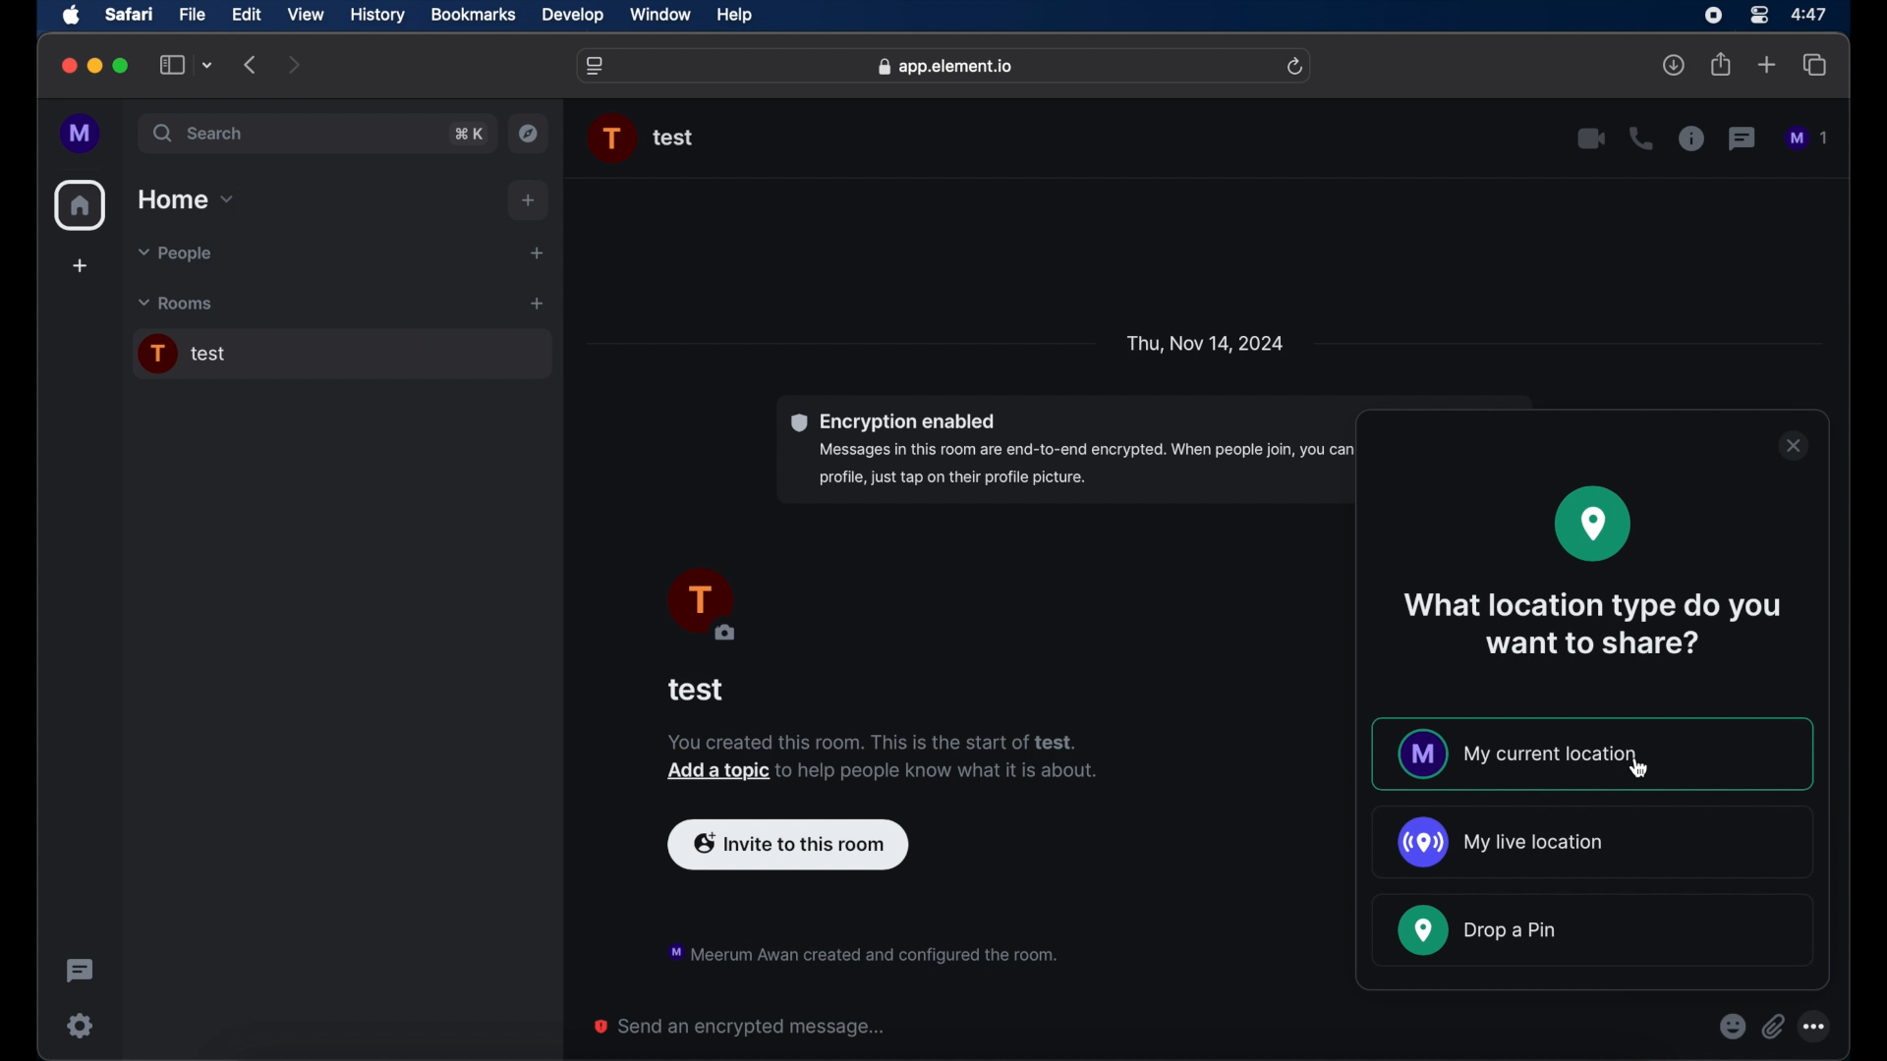 The image size is (1887, 1061). Describe the element at coordinates (1205, 342) in the screenshot. I see `date and day` at that location.